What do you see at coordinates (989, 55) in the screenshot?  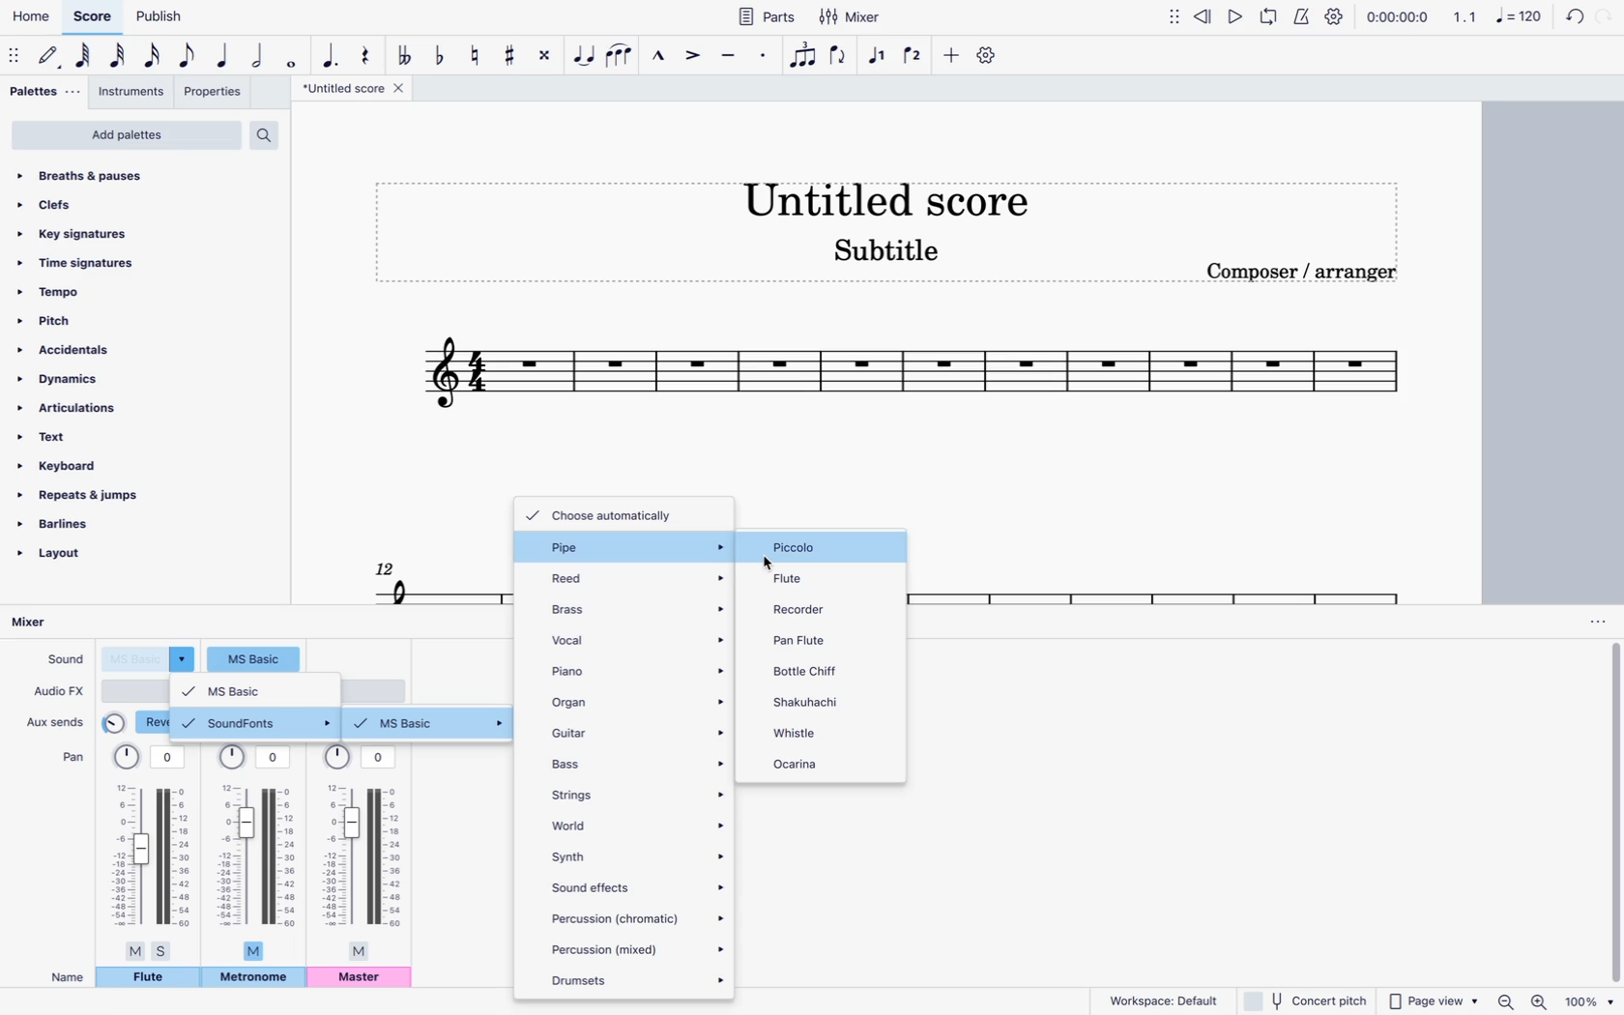 I see `settings` at bounding box center [989, 55].